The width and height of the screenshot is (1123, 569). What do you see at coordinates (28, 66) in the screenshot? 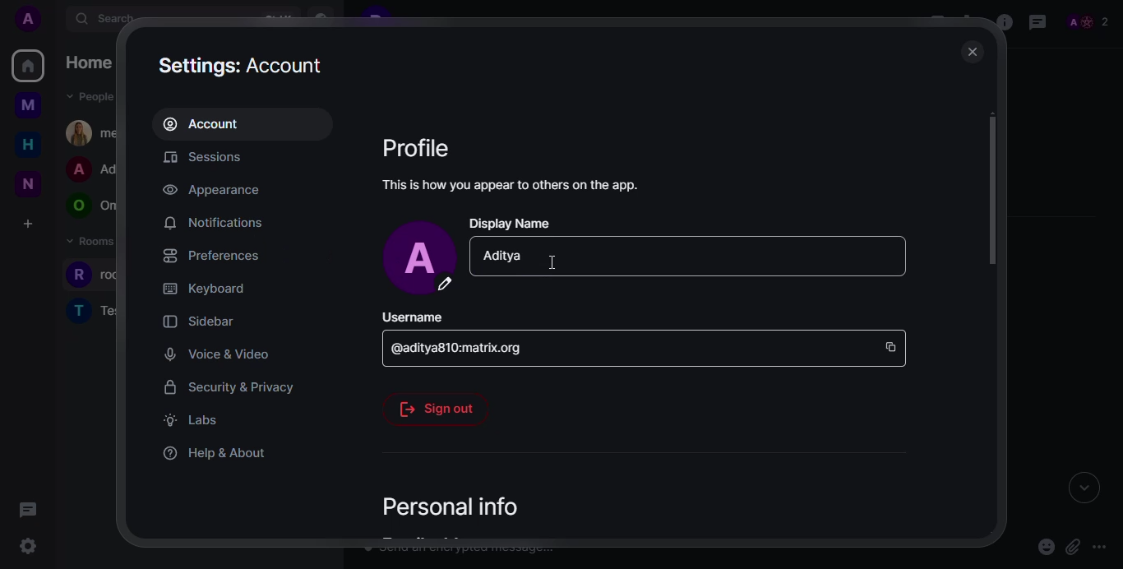
I see `home` at bounding box center [28, 66].